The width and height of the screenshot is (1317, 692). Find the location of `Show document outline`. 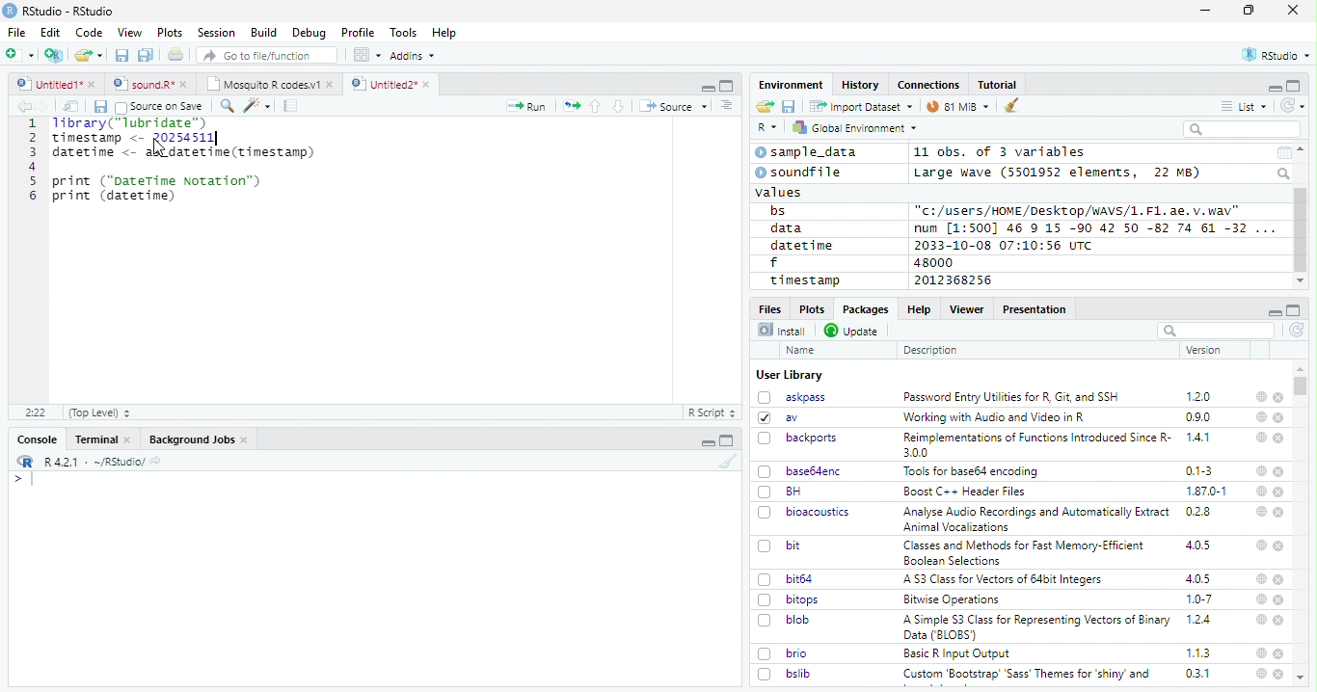

Show document outline is located at coordinates (725, 105).